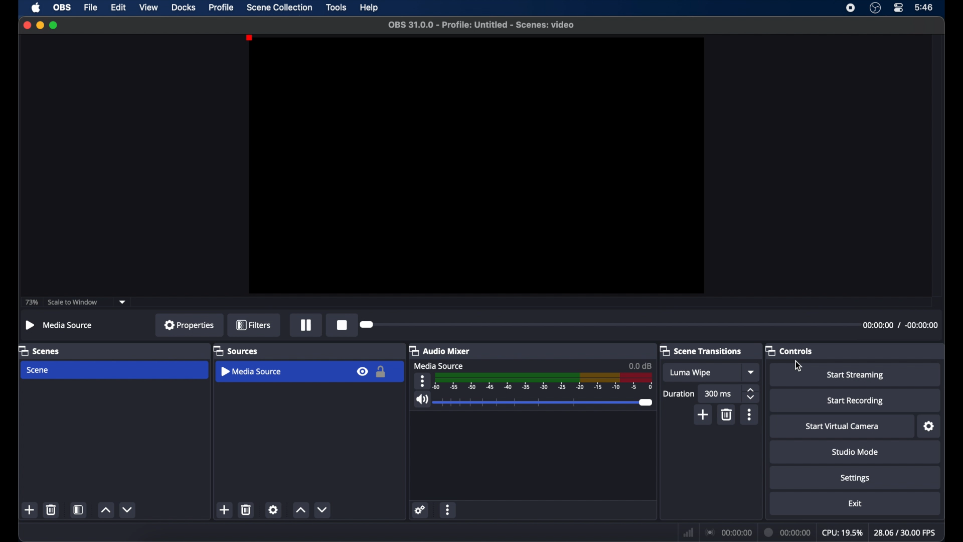 Image resolution: width=963 pixels, height=542 pixels. Describe the element at coordinates (688, 532) in the screenshot. I see `network` at that location.